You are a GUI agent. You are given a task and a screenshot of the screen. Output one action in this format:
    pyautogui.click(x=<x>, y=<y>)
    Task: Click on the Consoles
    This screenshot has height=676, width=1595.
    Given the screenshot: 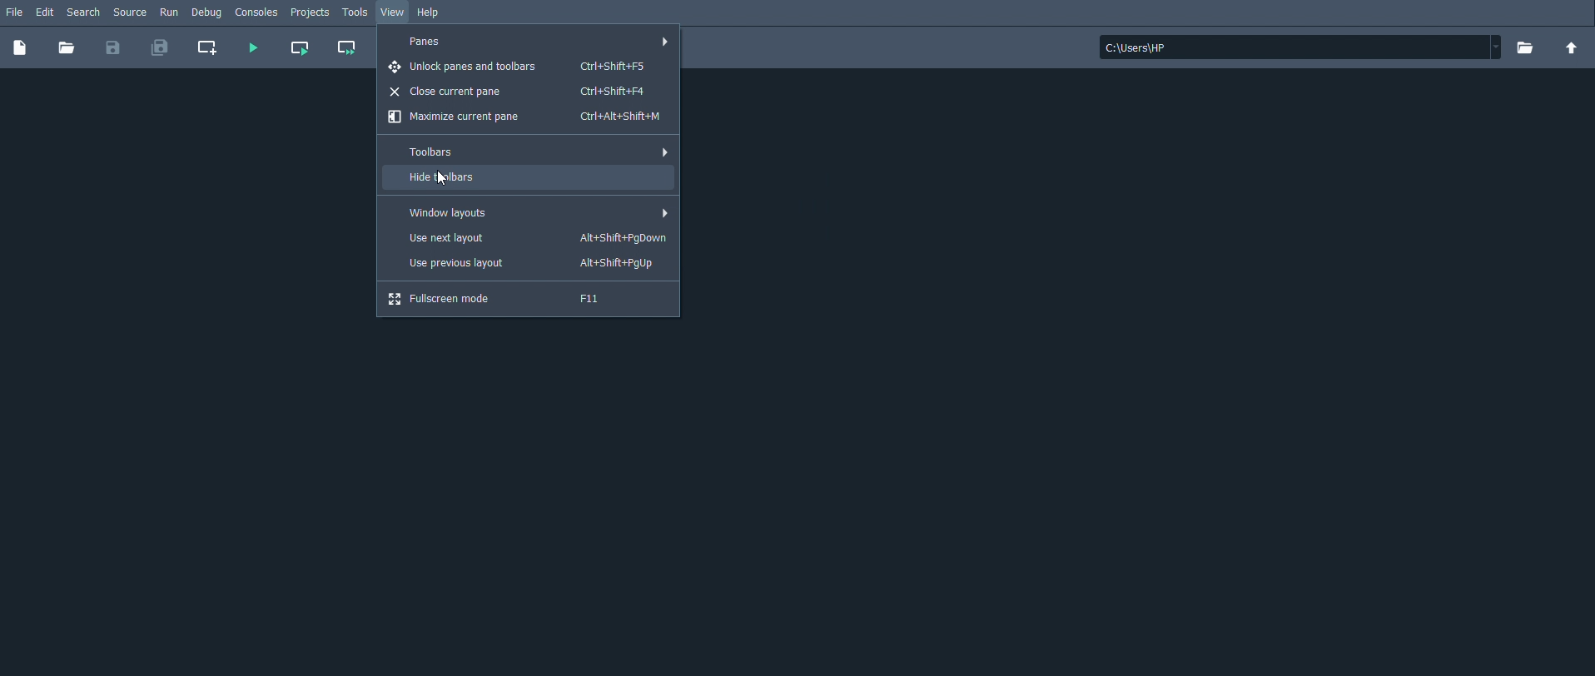 What is the action you would take?
    pyautogui.click(x=258, y=13)
    